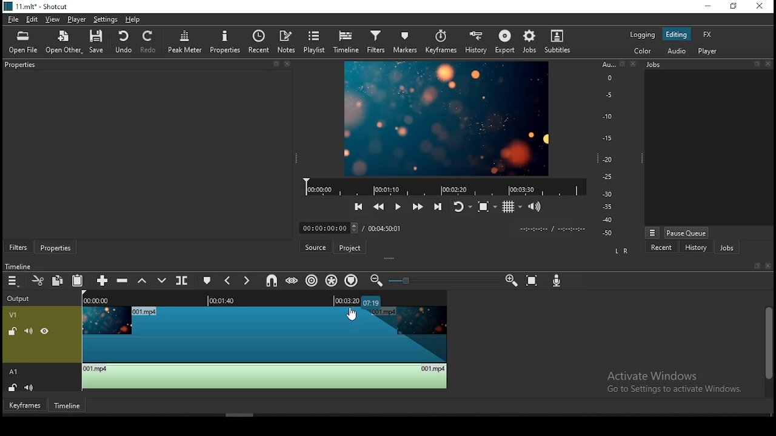 This screenshot has height=436, width=776. Describe the element at coordinates (249, 280) in the screenshot. I see `next marker` at that location.